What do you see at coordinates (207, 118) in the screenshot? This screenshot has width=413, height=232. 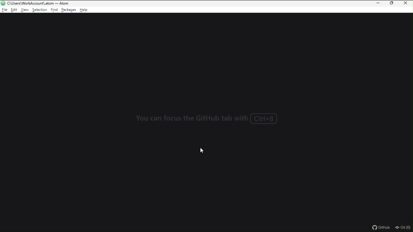 I see `You can focus the github tab with ctrl+8` at bounding box center [207, 118].